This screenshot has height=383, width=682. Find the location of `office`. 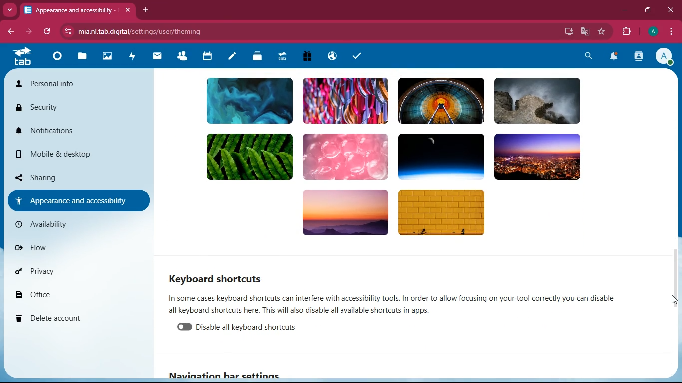

office is located at coordinates (83, 296).